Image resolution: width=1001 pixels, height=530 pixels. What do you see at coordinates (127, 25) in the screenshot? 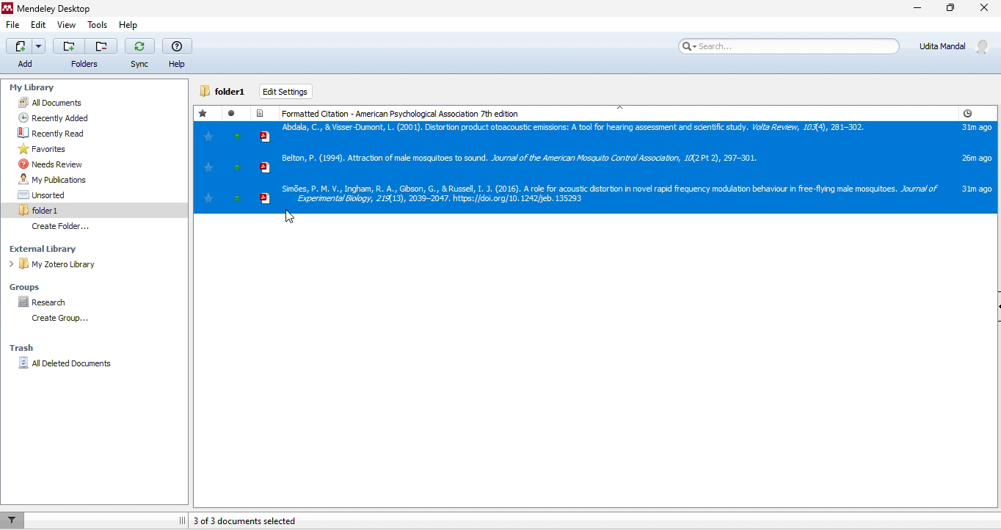
I see `help` at bounding box center [127, 25].